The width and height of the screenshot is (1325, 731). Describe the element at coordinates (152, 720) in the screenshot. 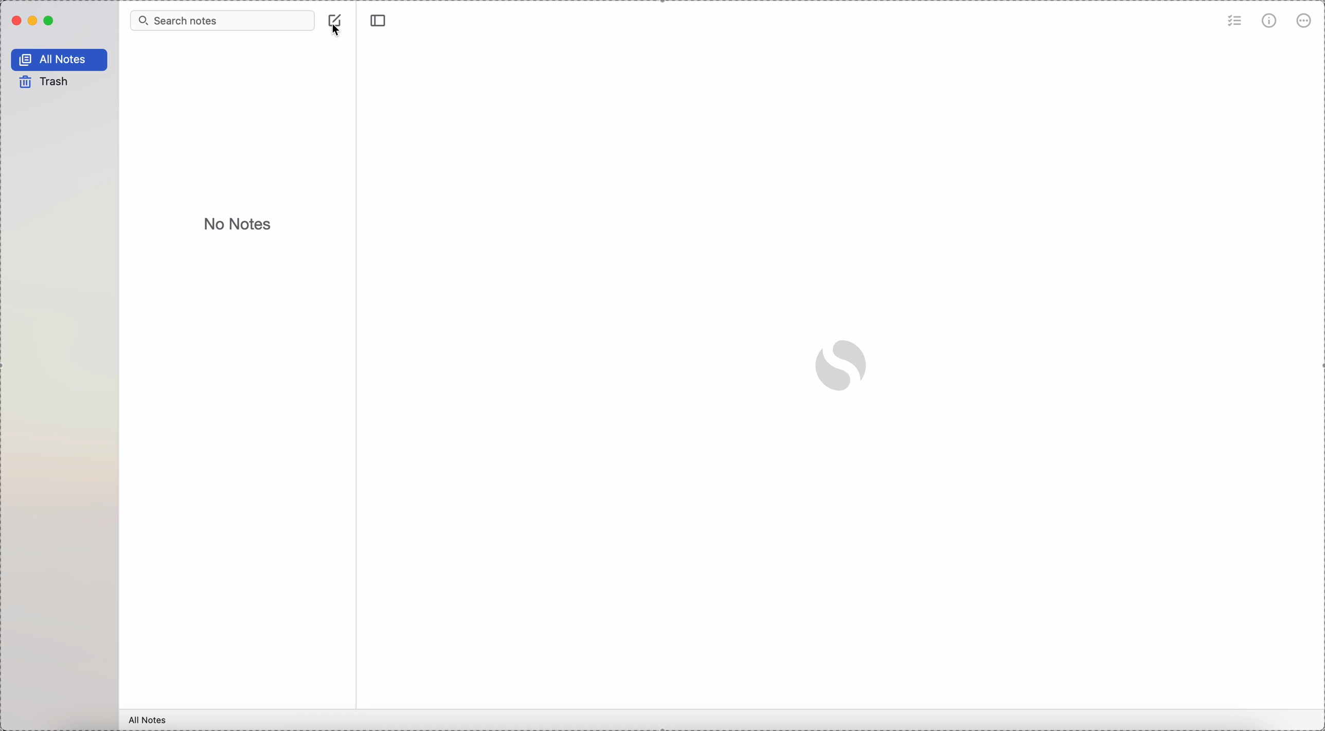

I see `all notes` at that location.